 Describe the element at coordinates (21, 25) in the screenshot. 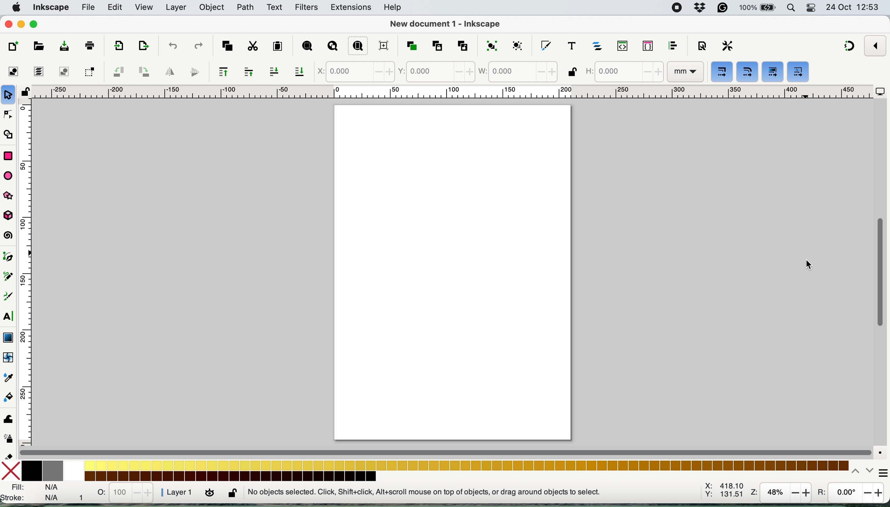

I see `minimise` at that location.